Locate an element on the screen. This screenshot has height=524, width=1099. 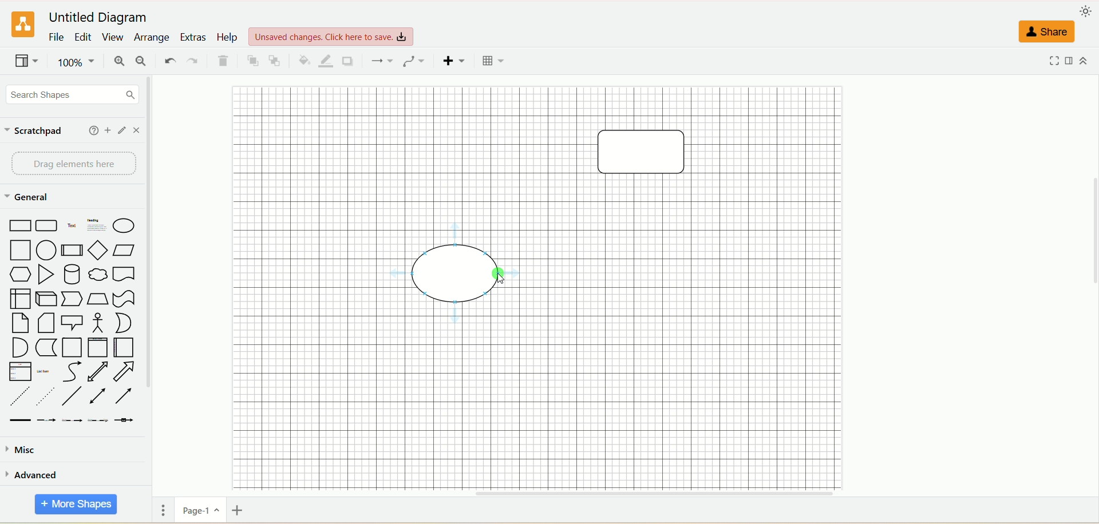
undo is located at coordinates (168, 60).